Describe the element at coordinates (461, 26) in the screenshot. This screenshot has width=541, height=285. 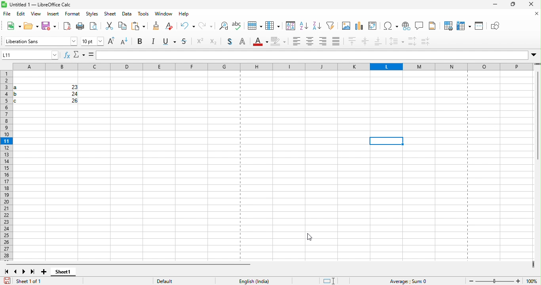
I see `freeze row and column` at that location.